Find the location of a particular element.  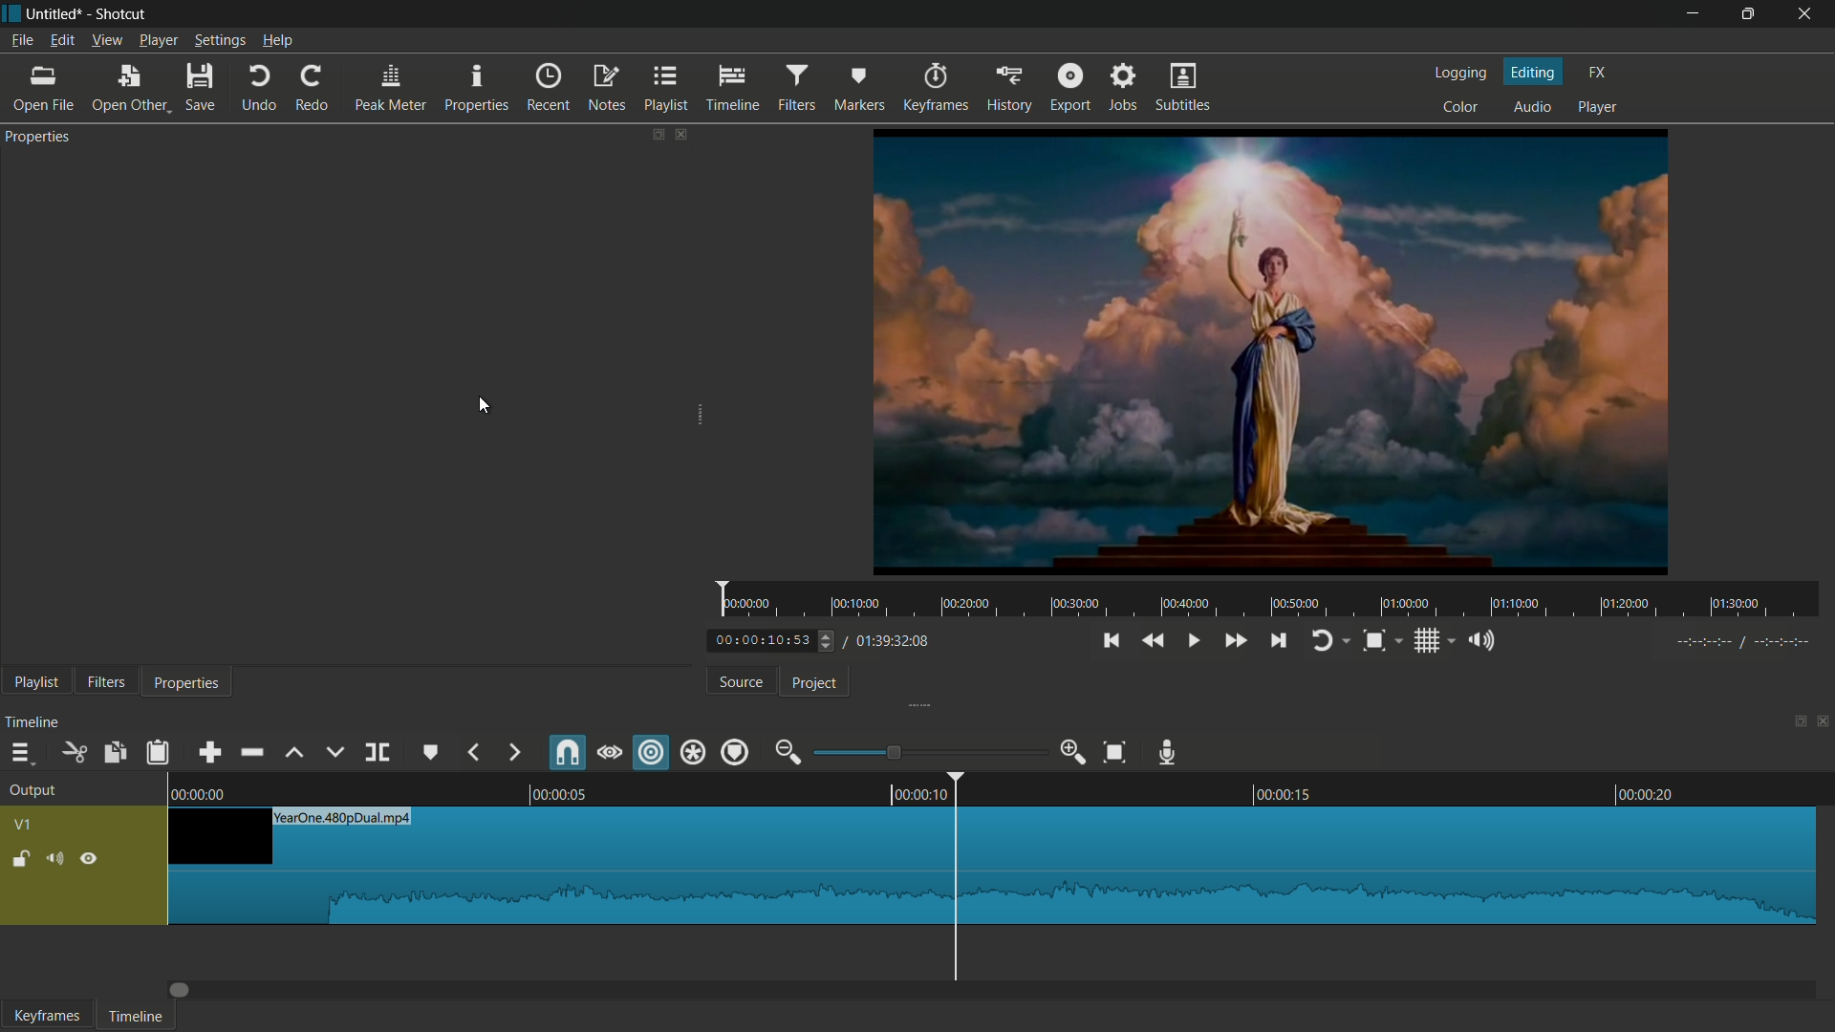

video in timeline is located at coordinates (996, 868).